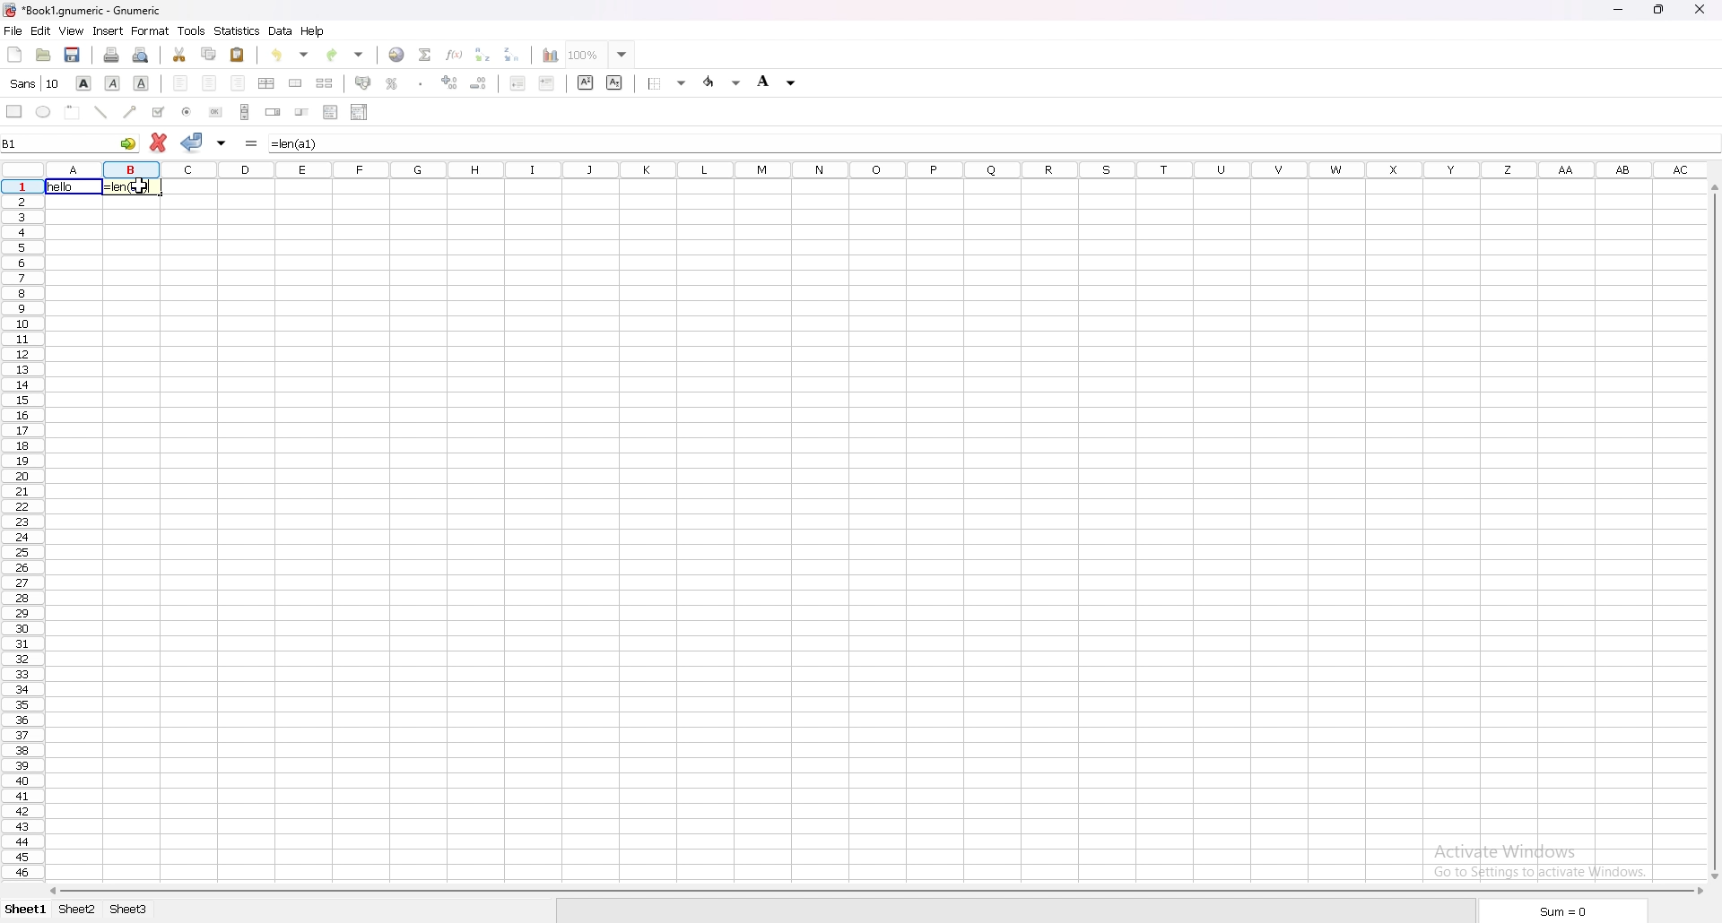 The image size is (1722, 923). I want to click on cut, so click(178, 55).